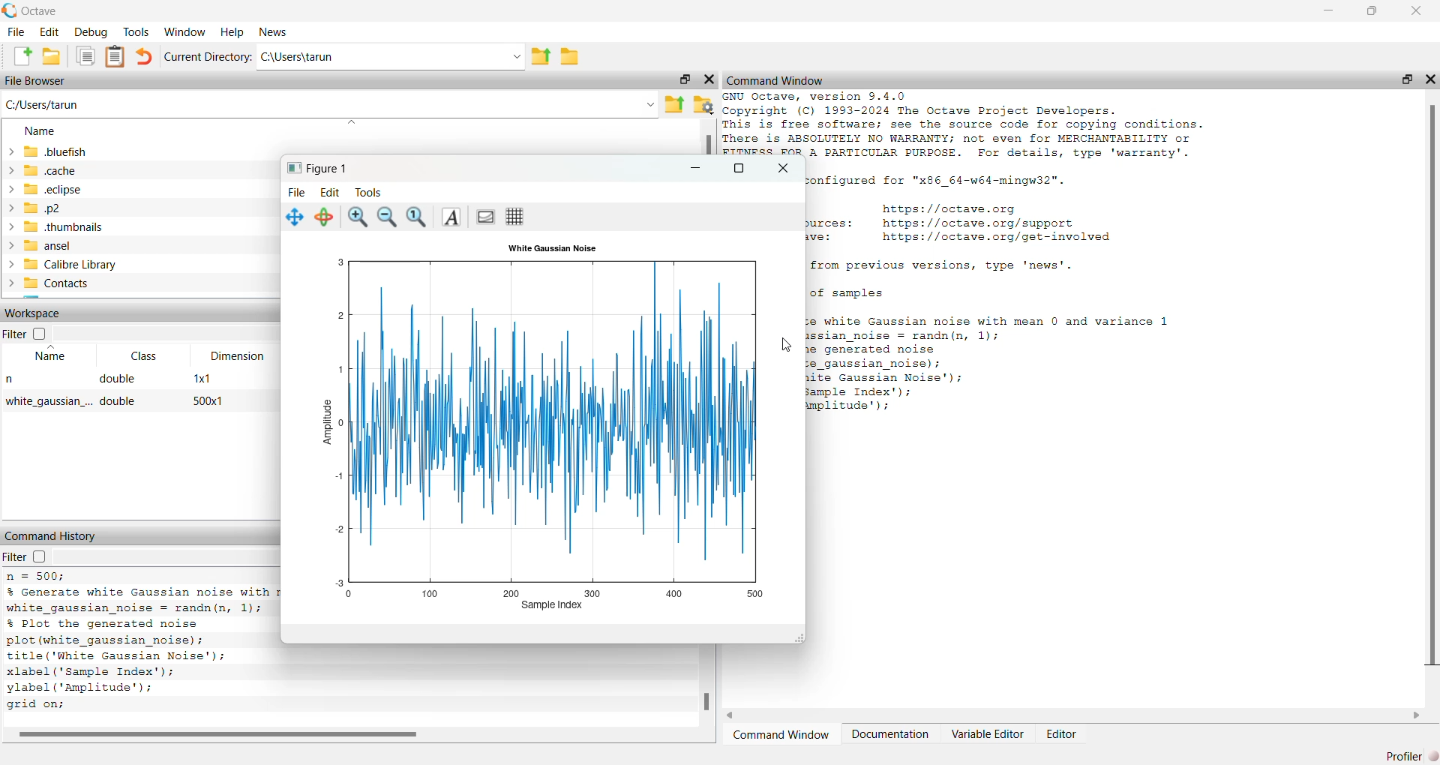 The image size is (1440, 765). What do you see at coordinates (784, 80) in the screenshot?
I see ` Command Window` at bounding box center [784, 80].